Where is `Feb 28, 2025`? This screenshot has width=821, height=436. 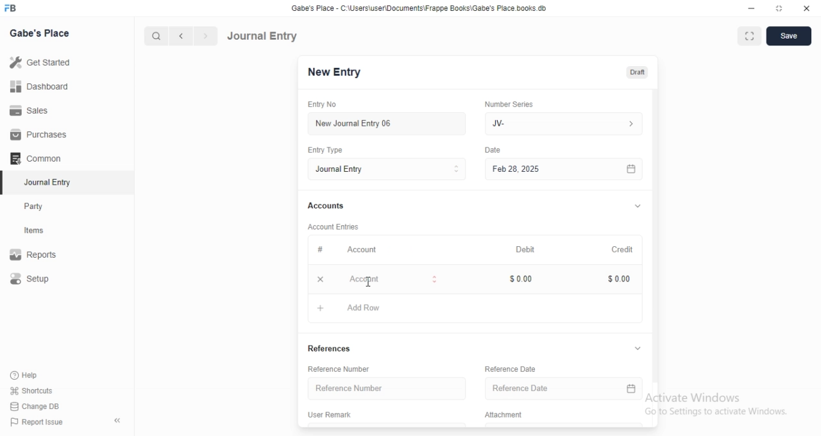
Feb 28, 2025 is located at coordinates (552, 169).